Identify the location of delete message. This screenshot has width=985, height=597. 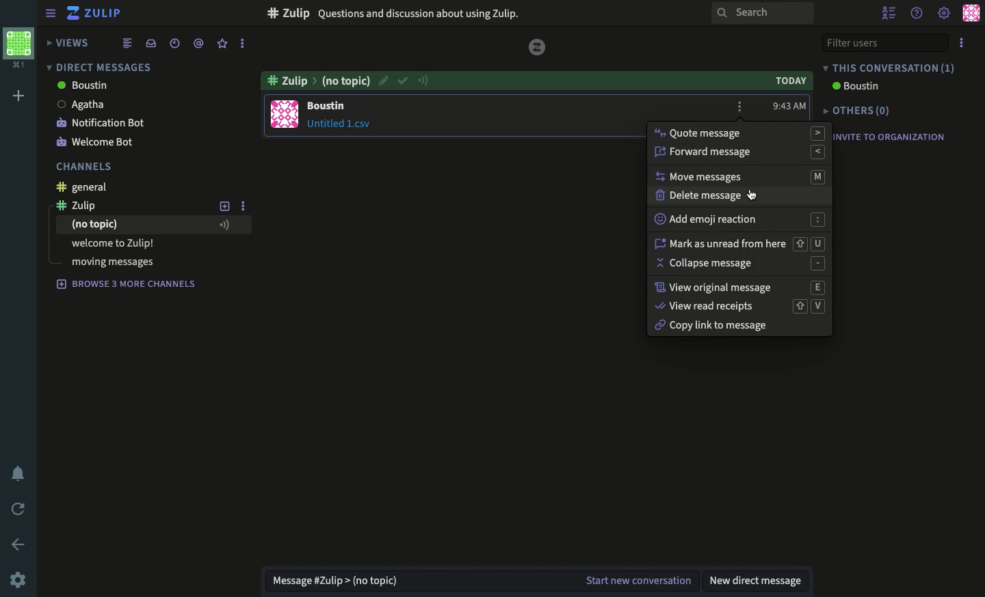
(705, 196).